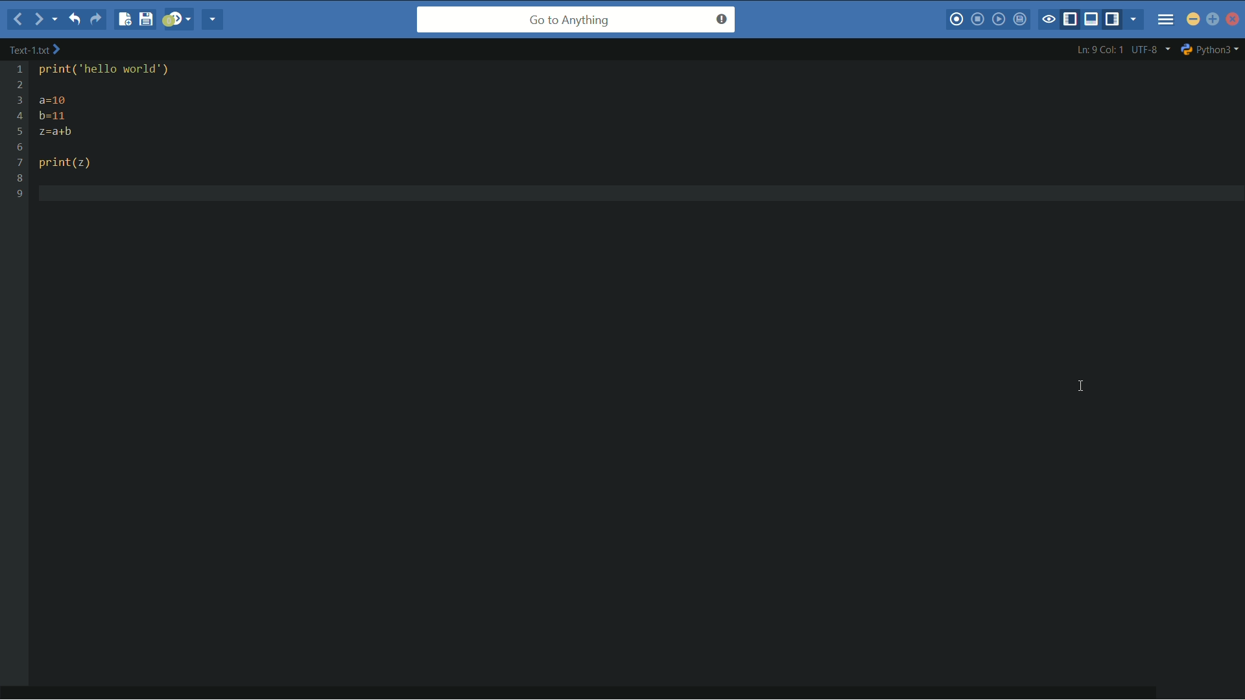  What do you see at coordinates (122, 19) in the screenshot?
I see `new file` at bounding box center [122, 19].